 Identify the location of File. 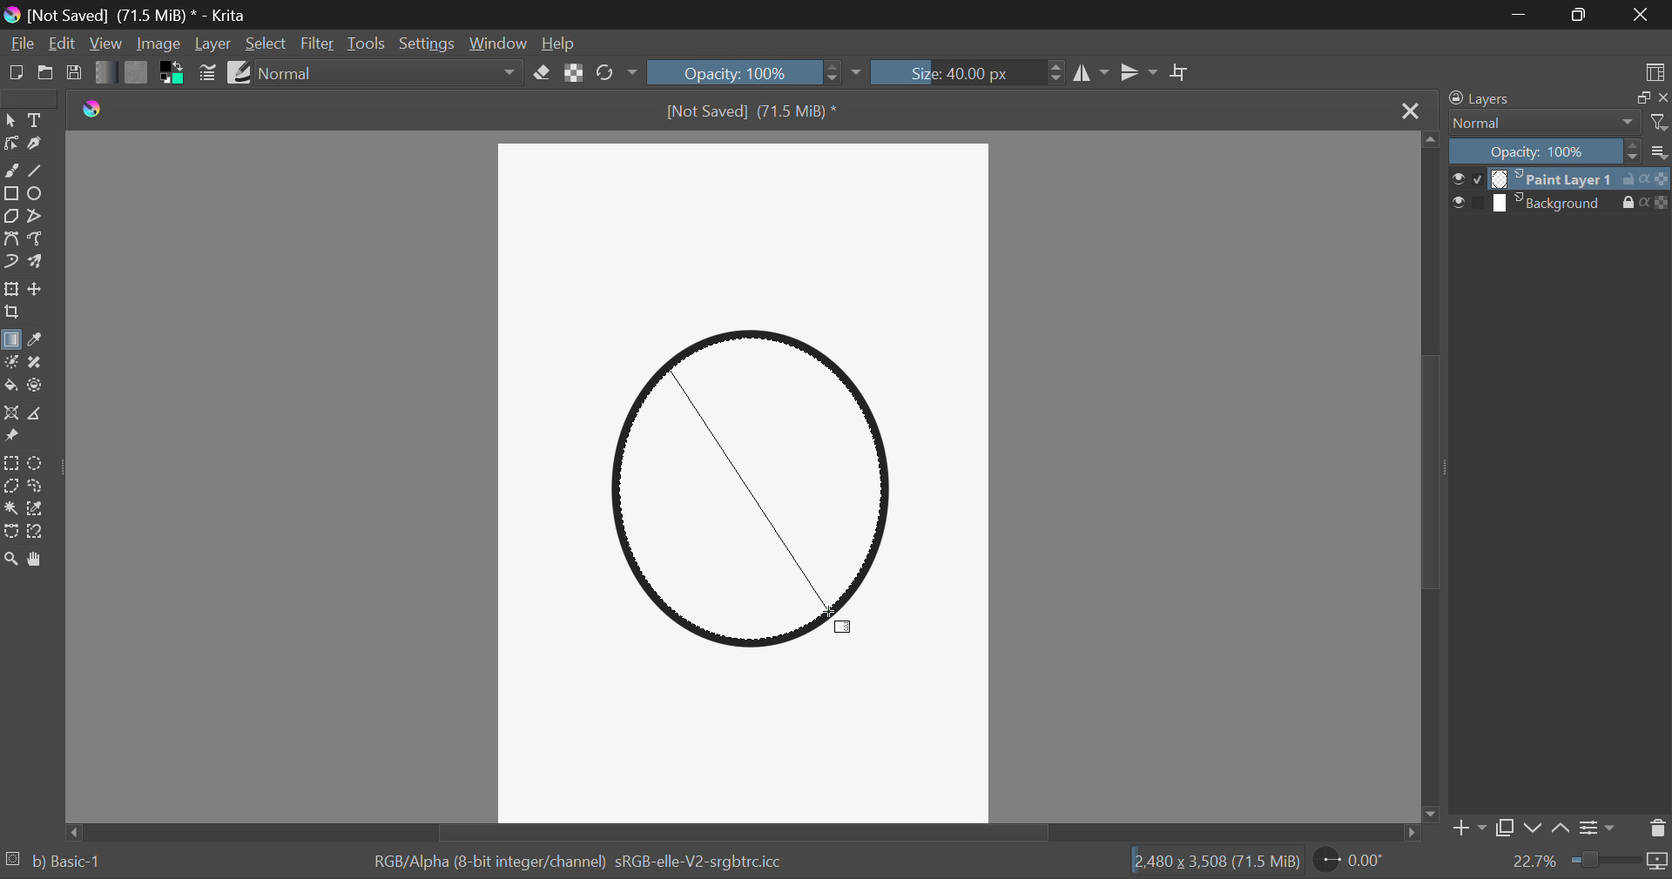
(20, 44).